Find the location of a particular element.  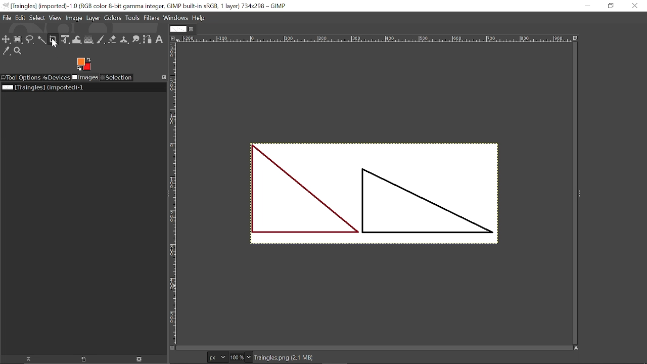

Vertical ruler is located at coordinates (173, 193).